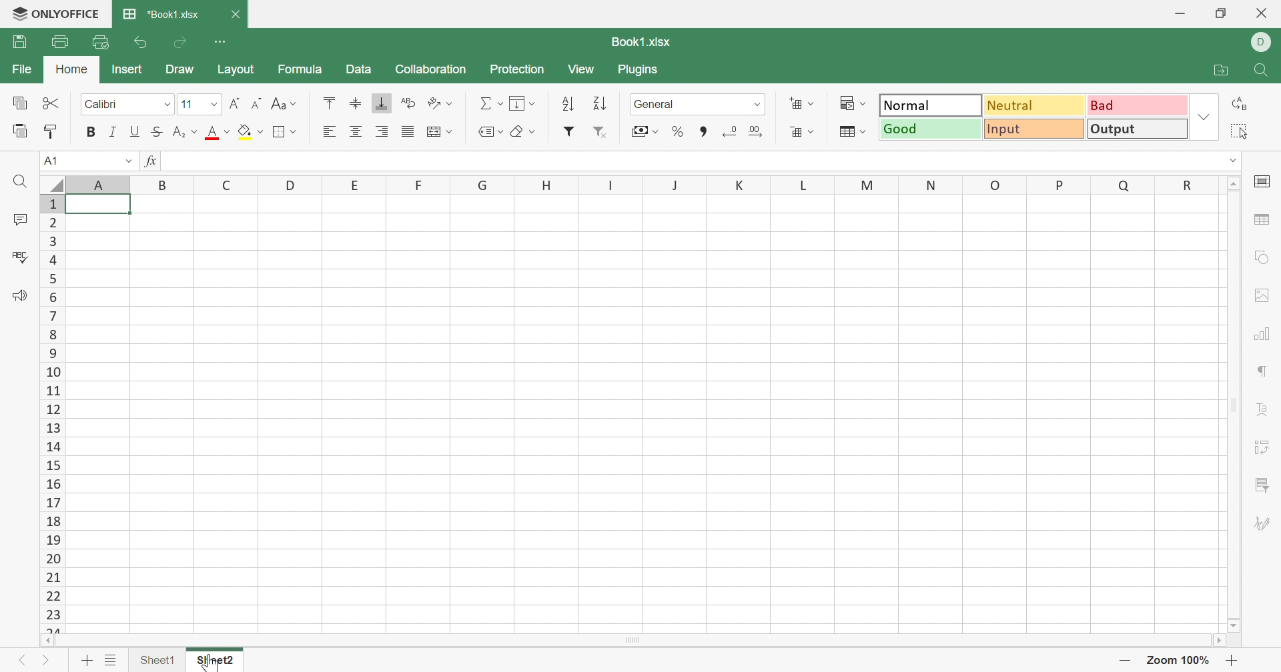  What do you see at coordinates (208, 663) in the screenshot?
I see `cursor` at bounding box center [208, 663].